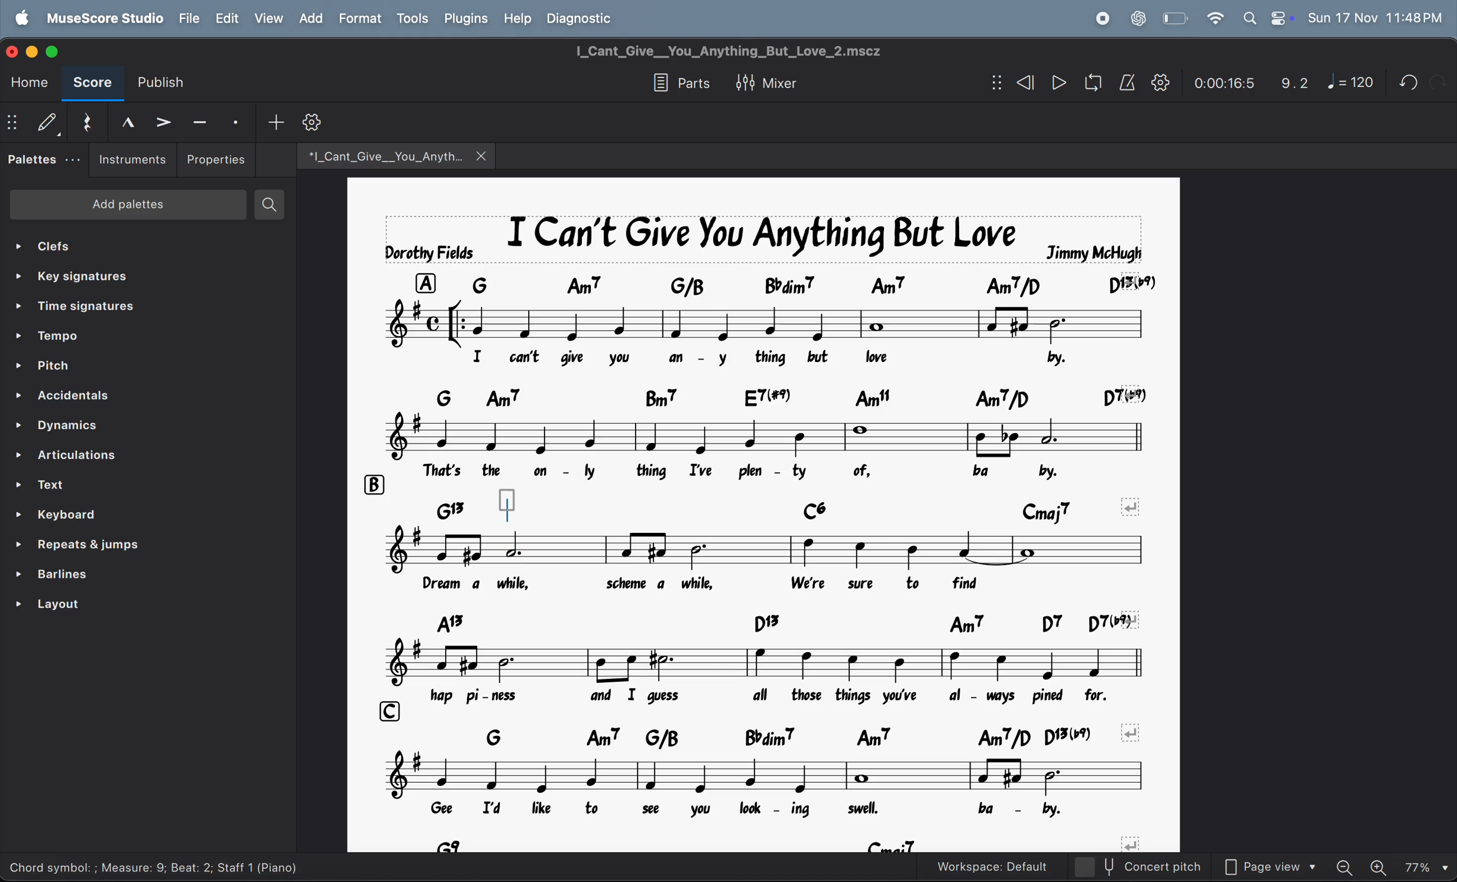  I want to click on articulations, so click(129, 457).